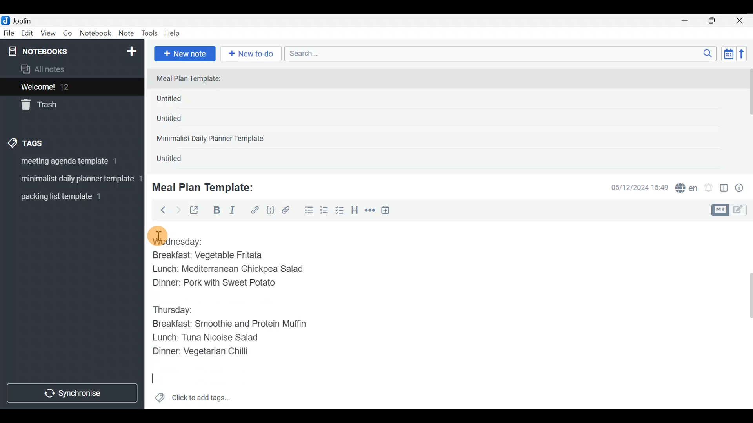  Describe the element at coordinates (73, 393) in the screenshot. I see `Synchronize` at that location.